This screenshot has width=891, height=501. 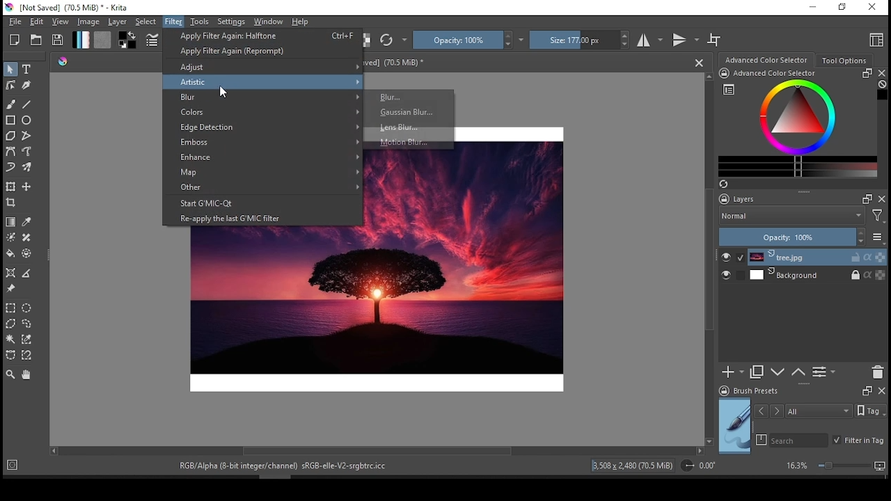 I want to click on opacity, so click(x=791, y=236).